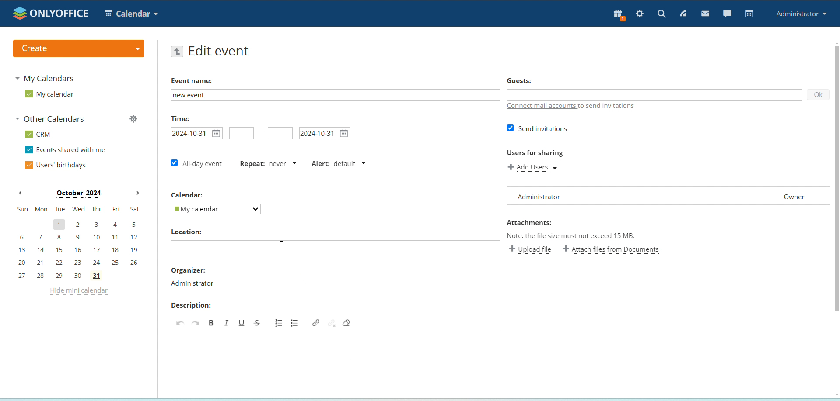  Describe the element at coordinates (529, 223) in the screenshot. I see `Attachments` at that location.